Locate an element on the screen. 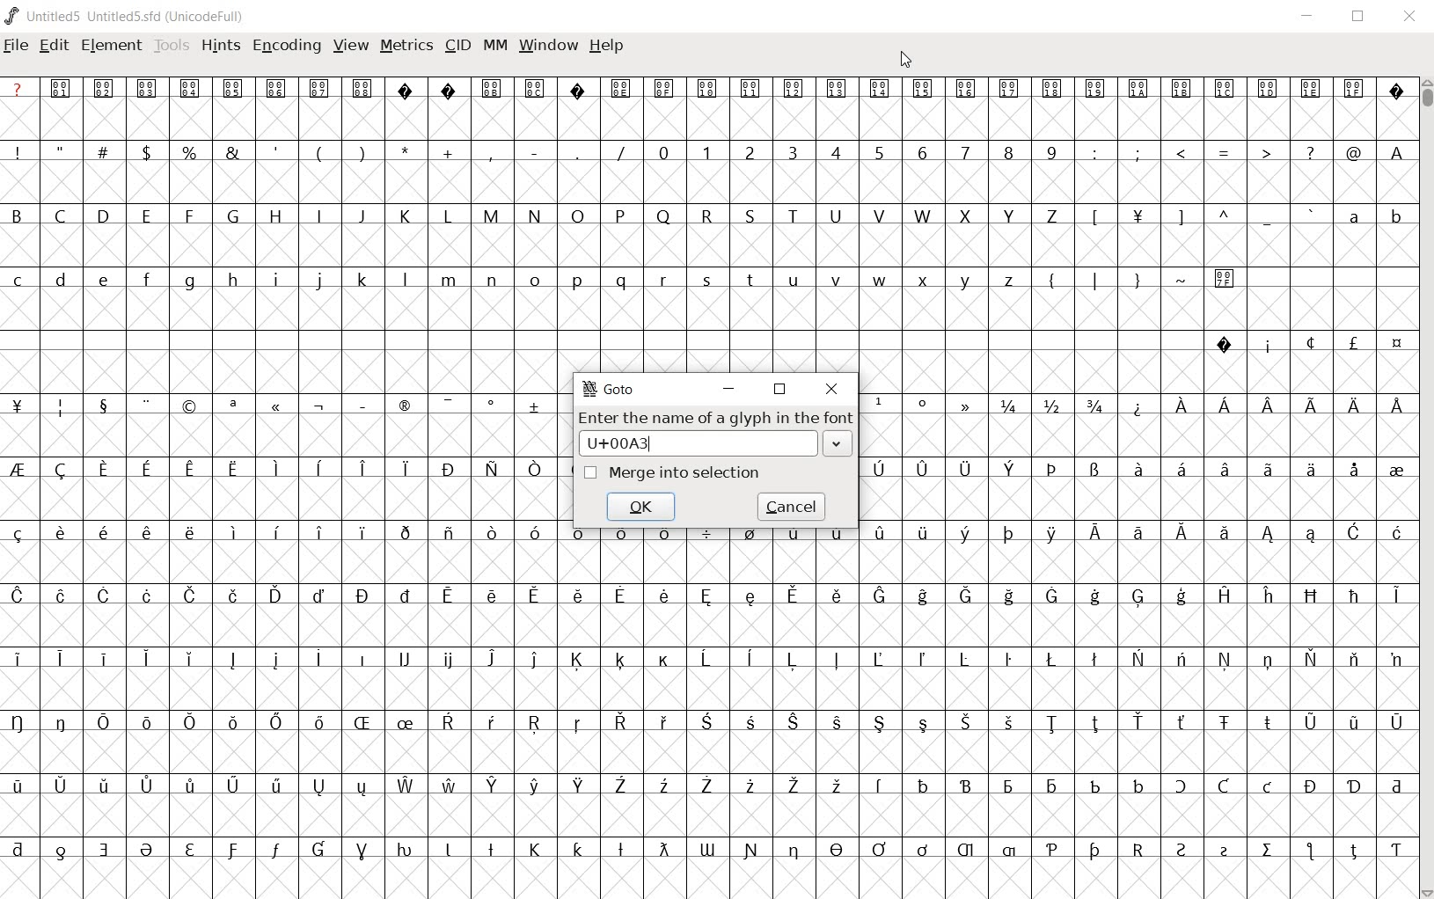  Symbol is located at coordinates (1009, 659).